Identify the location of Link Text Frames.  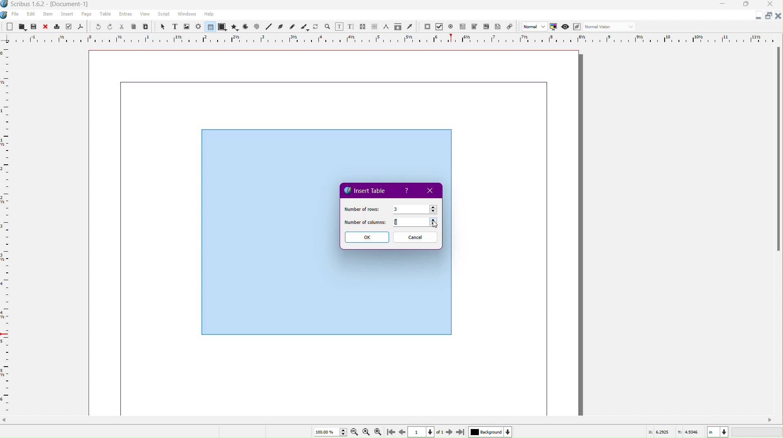
(363, 25).